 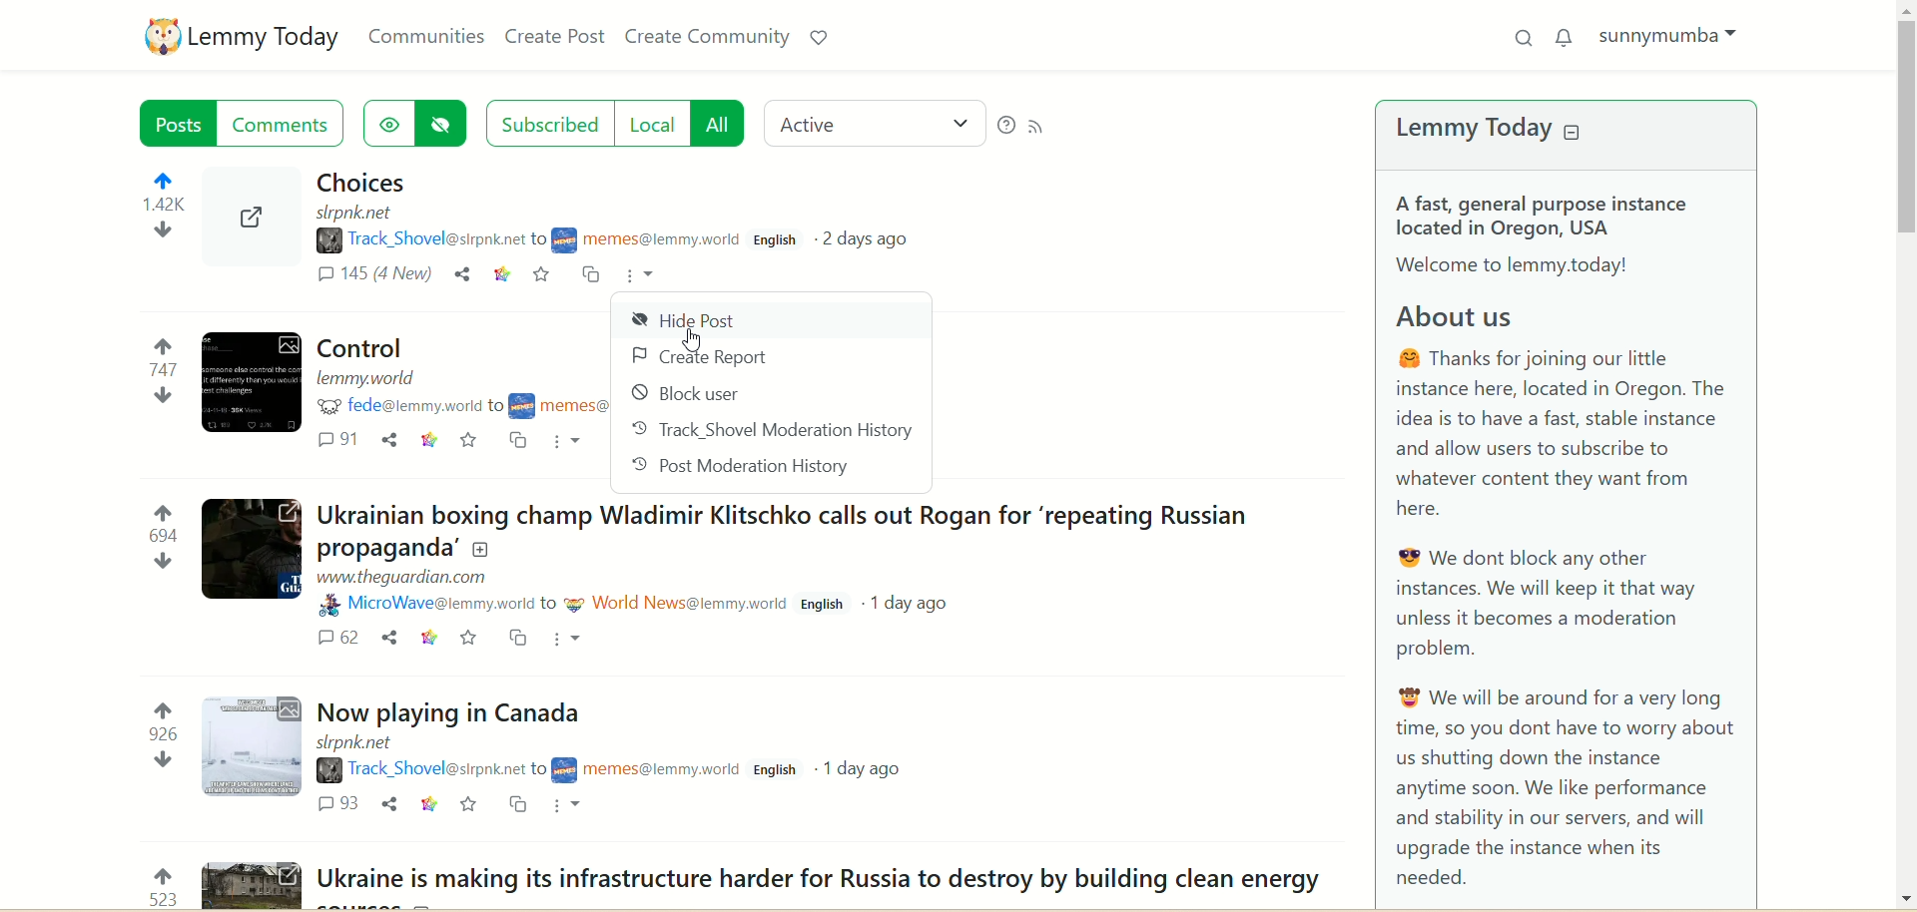 I want to click on language, so click(x=778, y=242).